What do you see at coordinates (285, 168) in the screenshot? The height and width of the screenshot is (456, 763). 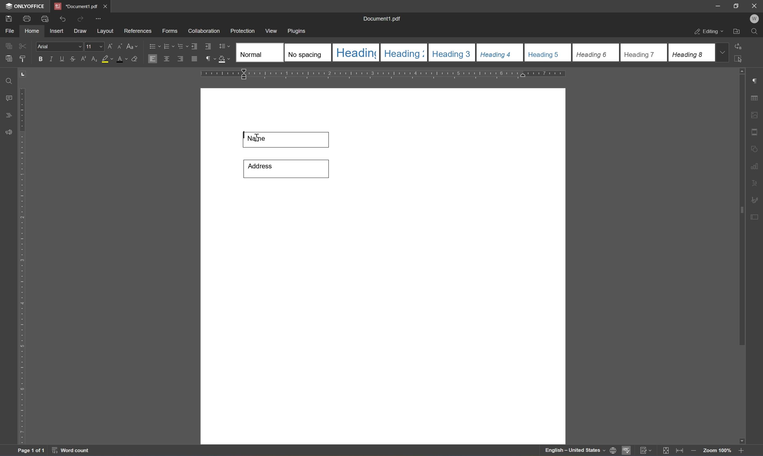 I see `Address` at bounding box center [285, 168].